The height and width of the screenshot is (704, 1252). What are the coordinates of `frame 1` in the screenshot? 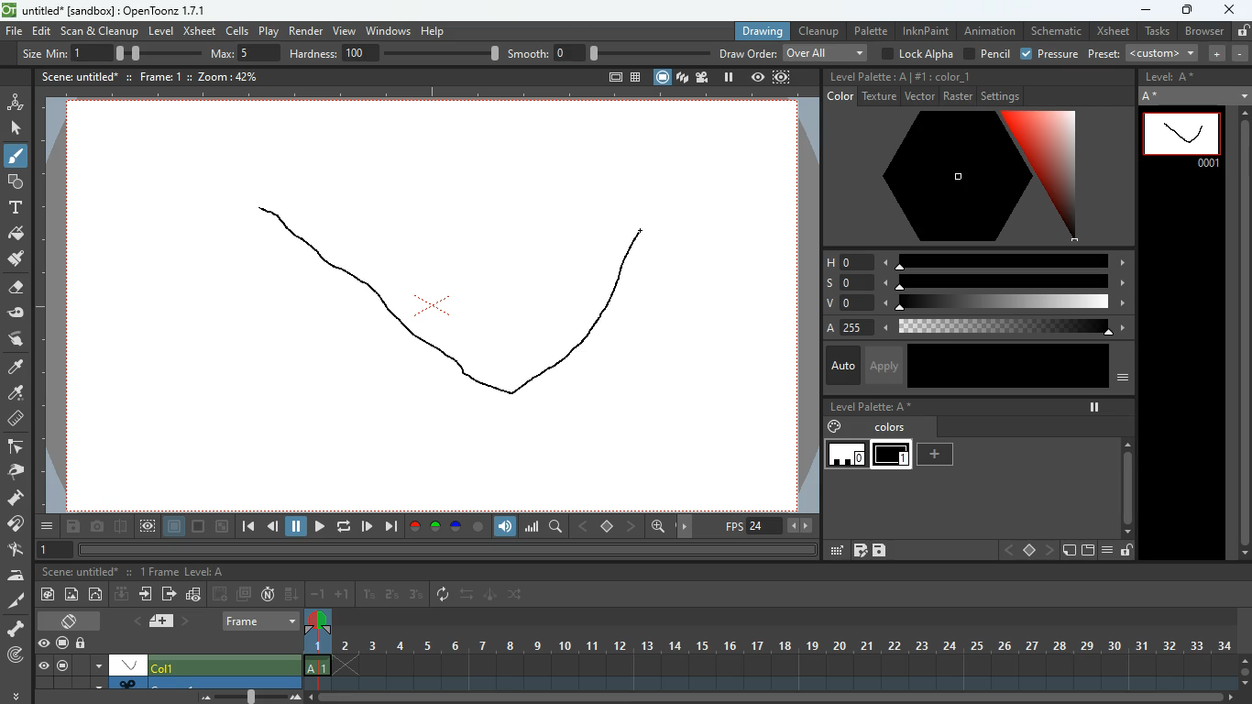 It's located at (892, 456).